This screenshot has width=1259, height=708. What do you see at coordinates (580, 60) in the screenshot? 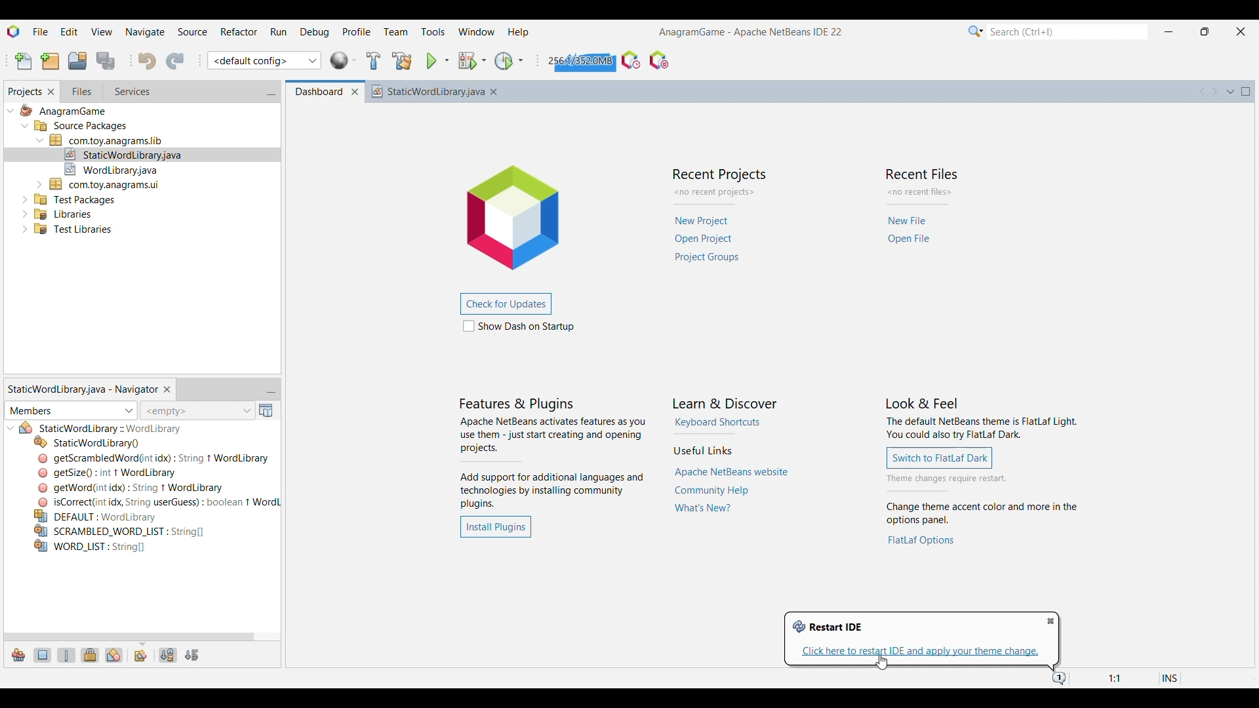
I see `Click to force garbage collection` at bounding box center [580, 60].